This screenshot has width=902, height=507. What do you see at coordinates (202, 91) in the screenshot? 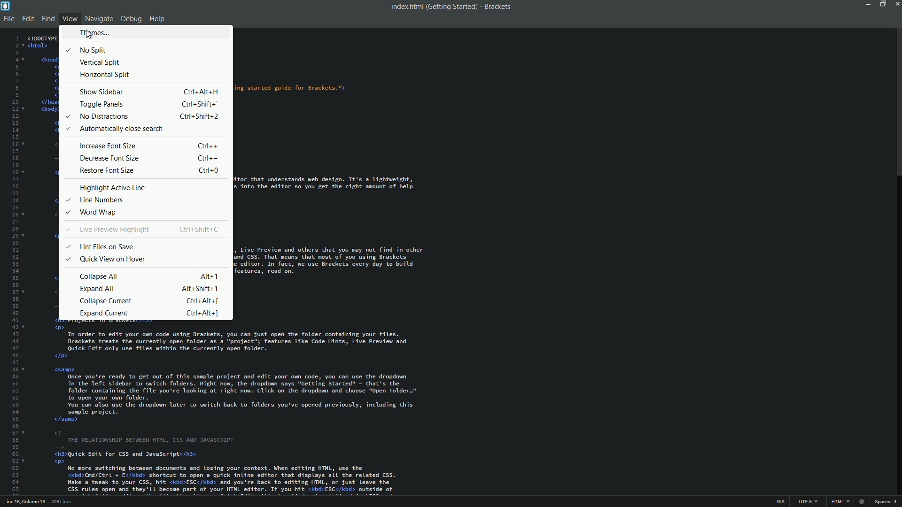
I see `keyboard shortcut` at bounding box center [202, 91].